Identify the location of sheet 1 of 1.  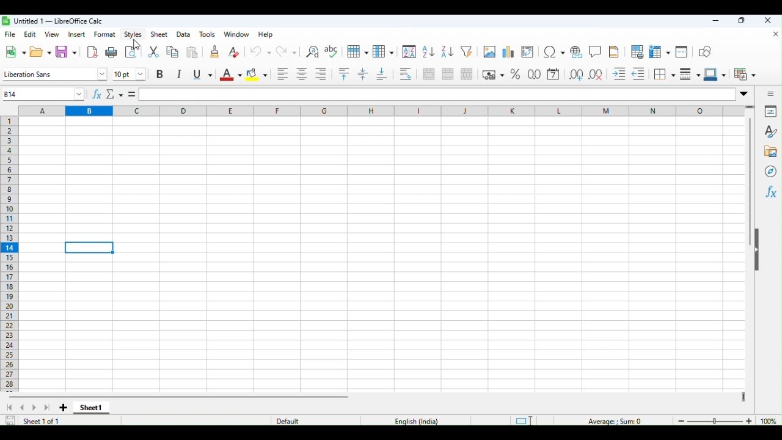
(38, 421).